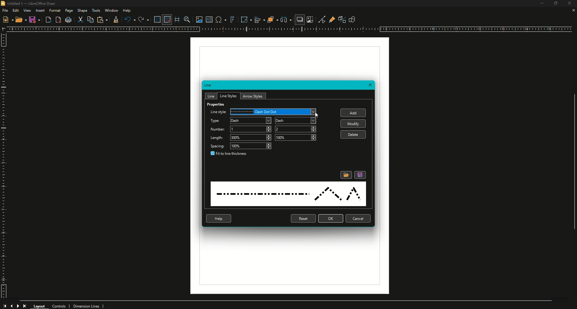 Image resolution: width=577 pixels, height=309 pixels. I want to click on Insert Fontwork Text, so click(232, 19).